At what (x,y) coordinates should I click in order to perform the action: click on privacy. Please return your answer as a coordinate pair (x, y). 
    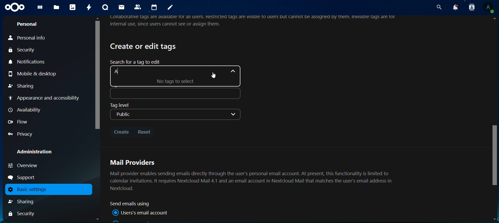
    Looking at the image, I should click on (21, 134).